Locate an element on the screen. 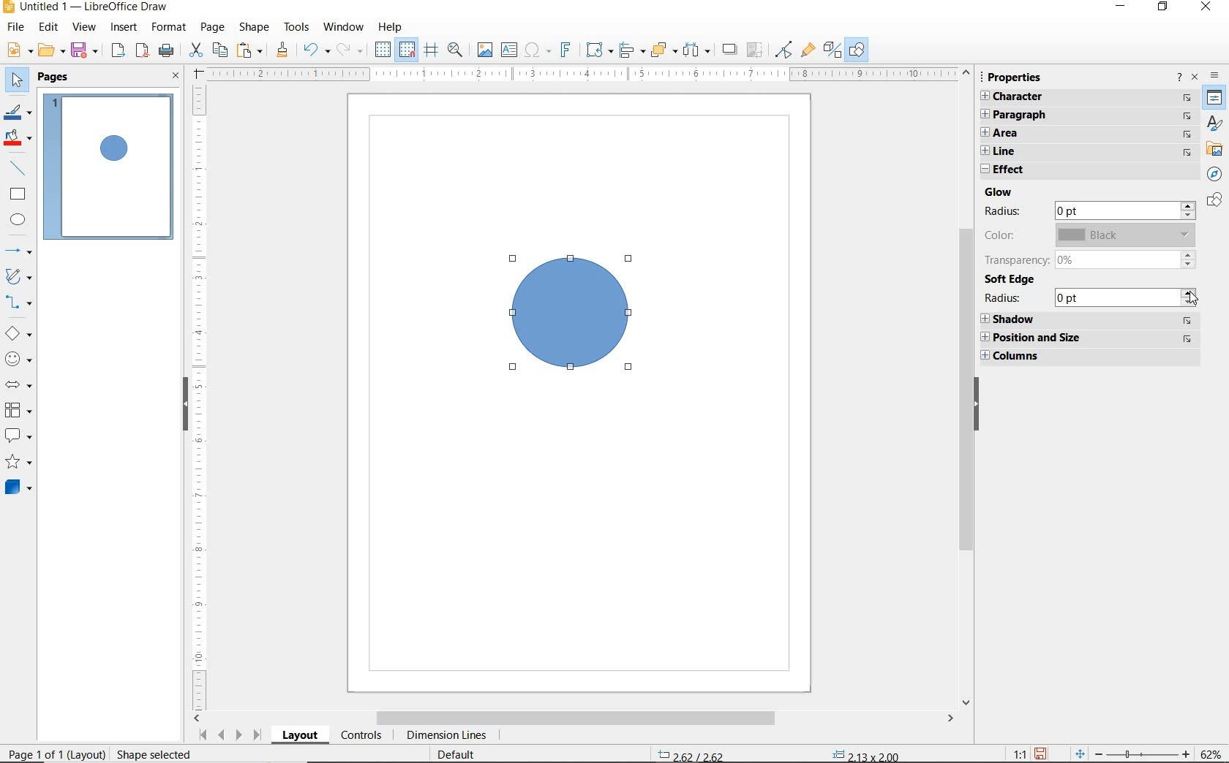 This screenshot has width=1229, height=763. 3D OBJECTS is located at coordinates (20, 488).